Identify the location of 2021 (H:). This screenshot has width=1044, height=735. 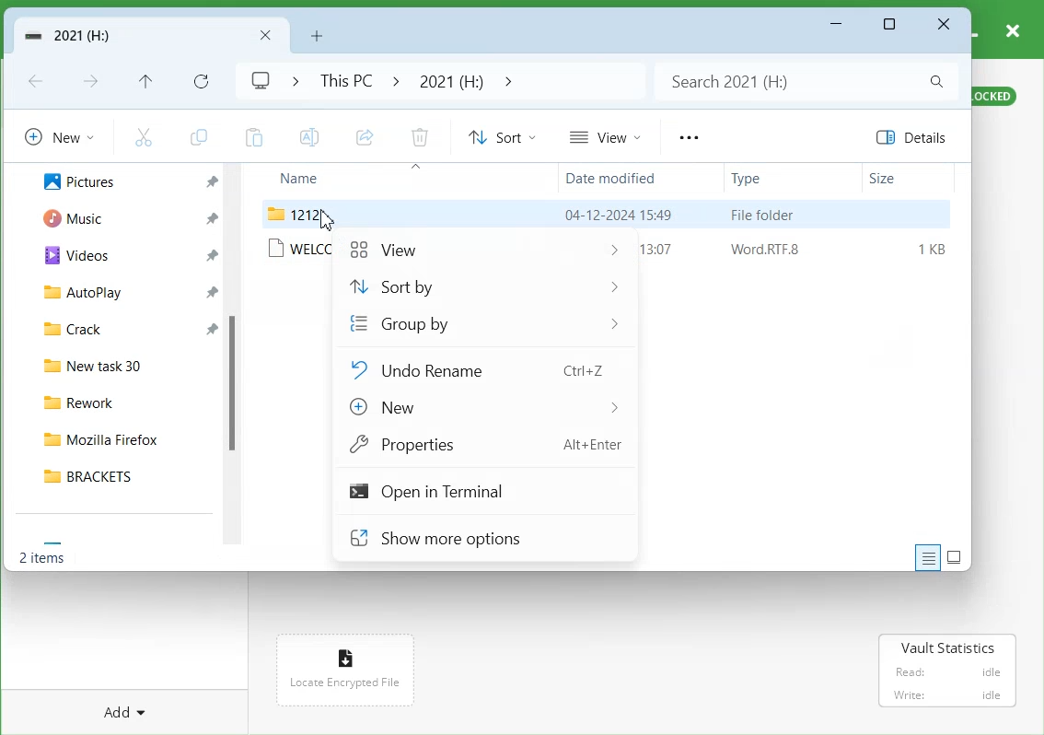
(450, 80).